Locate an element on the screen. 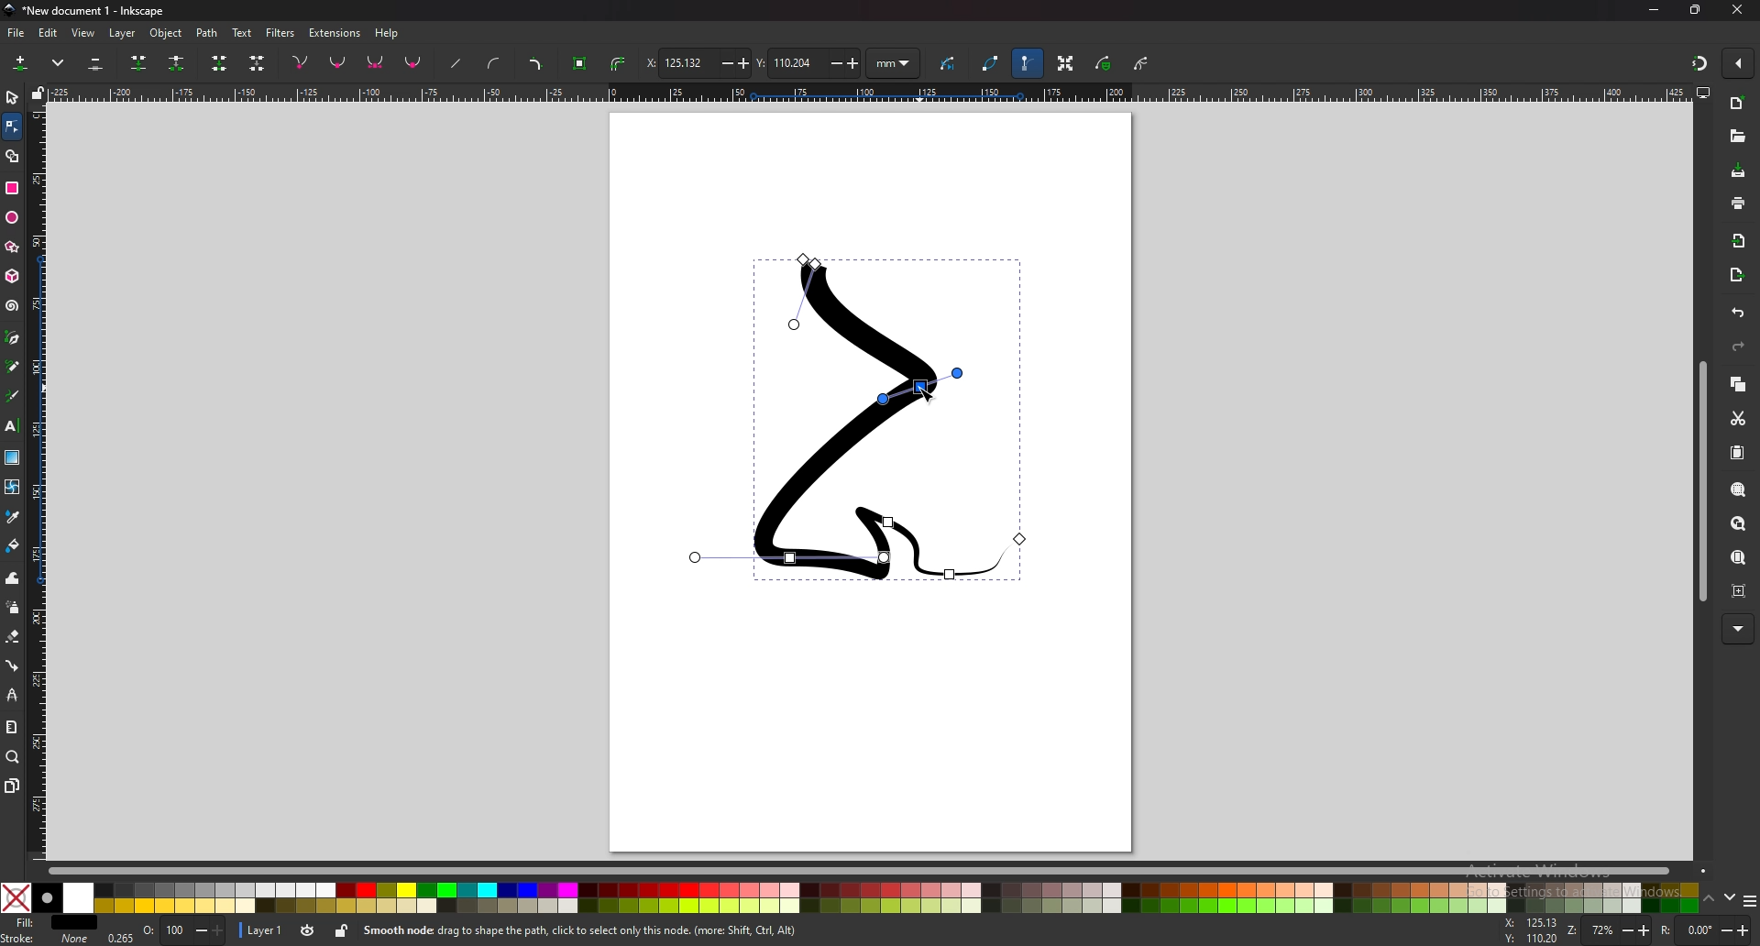 The image size is (1760, 946). up is located at coordinates (1710, 899).